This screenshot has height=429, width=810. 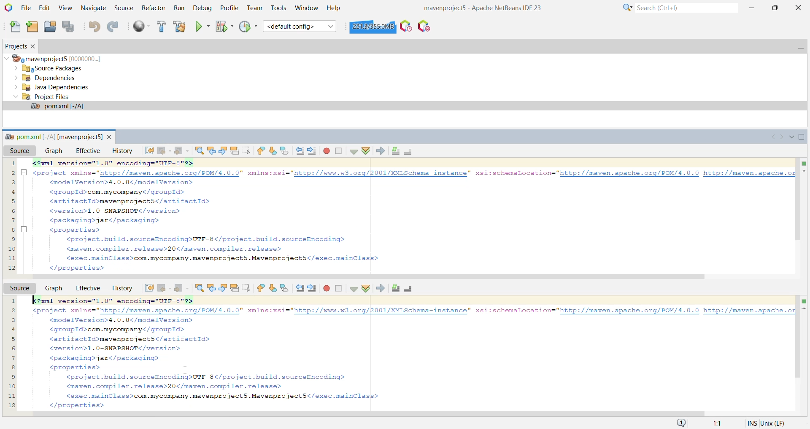 I want to click on <properties>, so click(x=77, y=368).